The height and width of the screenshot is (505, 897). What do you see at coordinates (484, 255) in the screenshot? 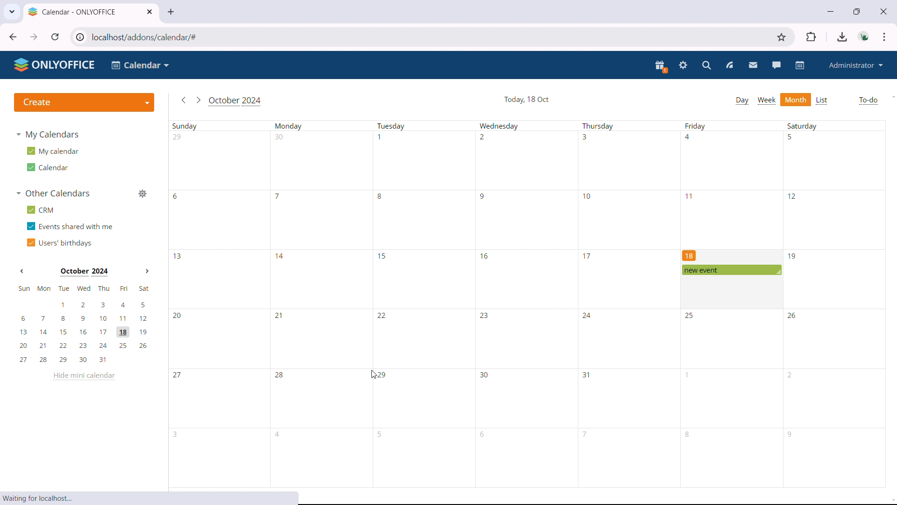
I see `16` at bounding box center [484, 255].